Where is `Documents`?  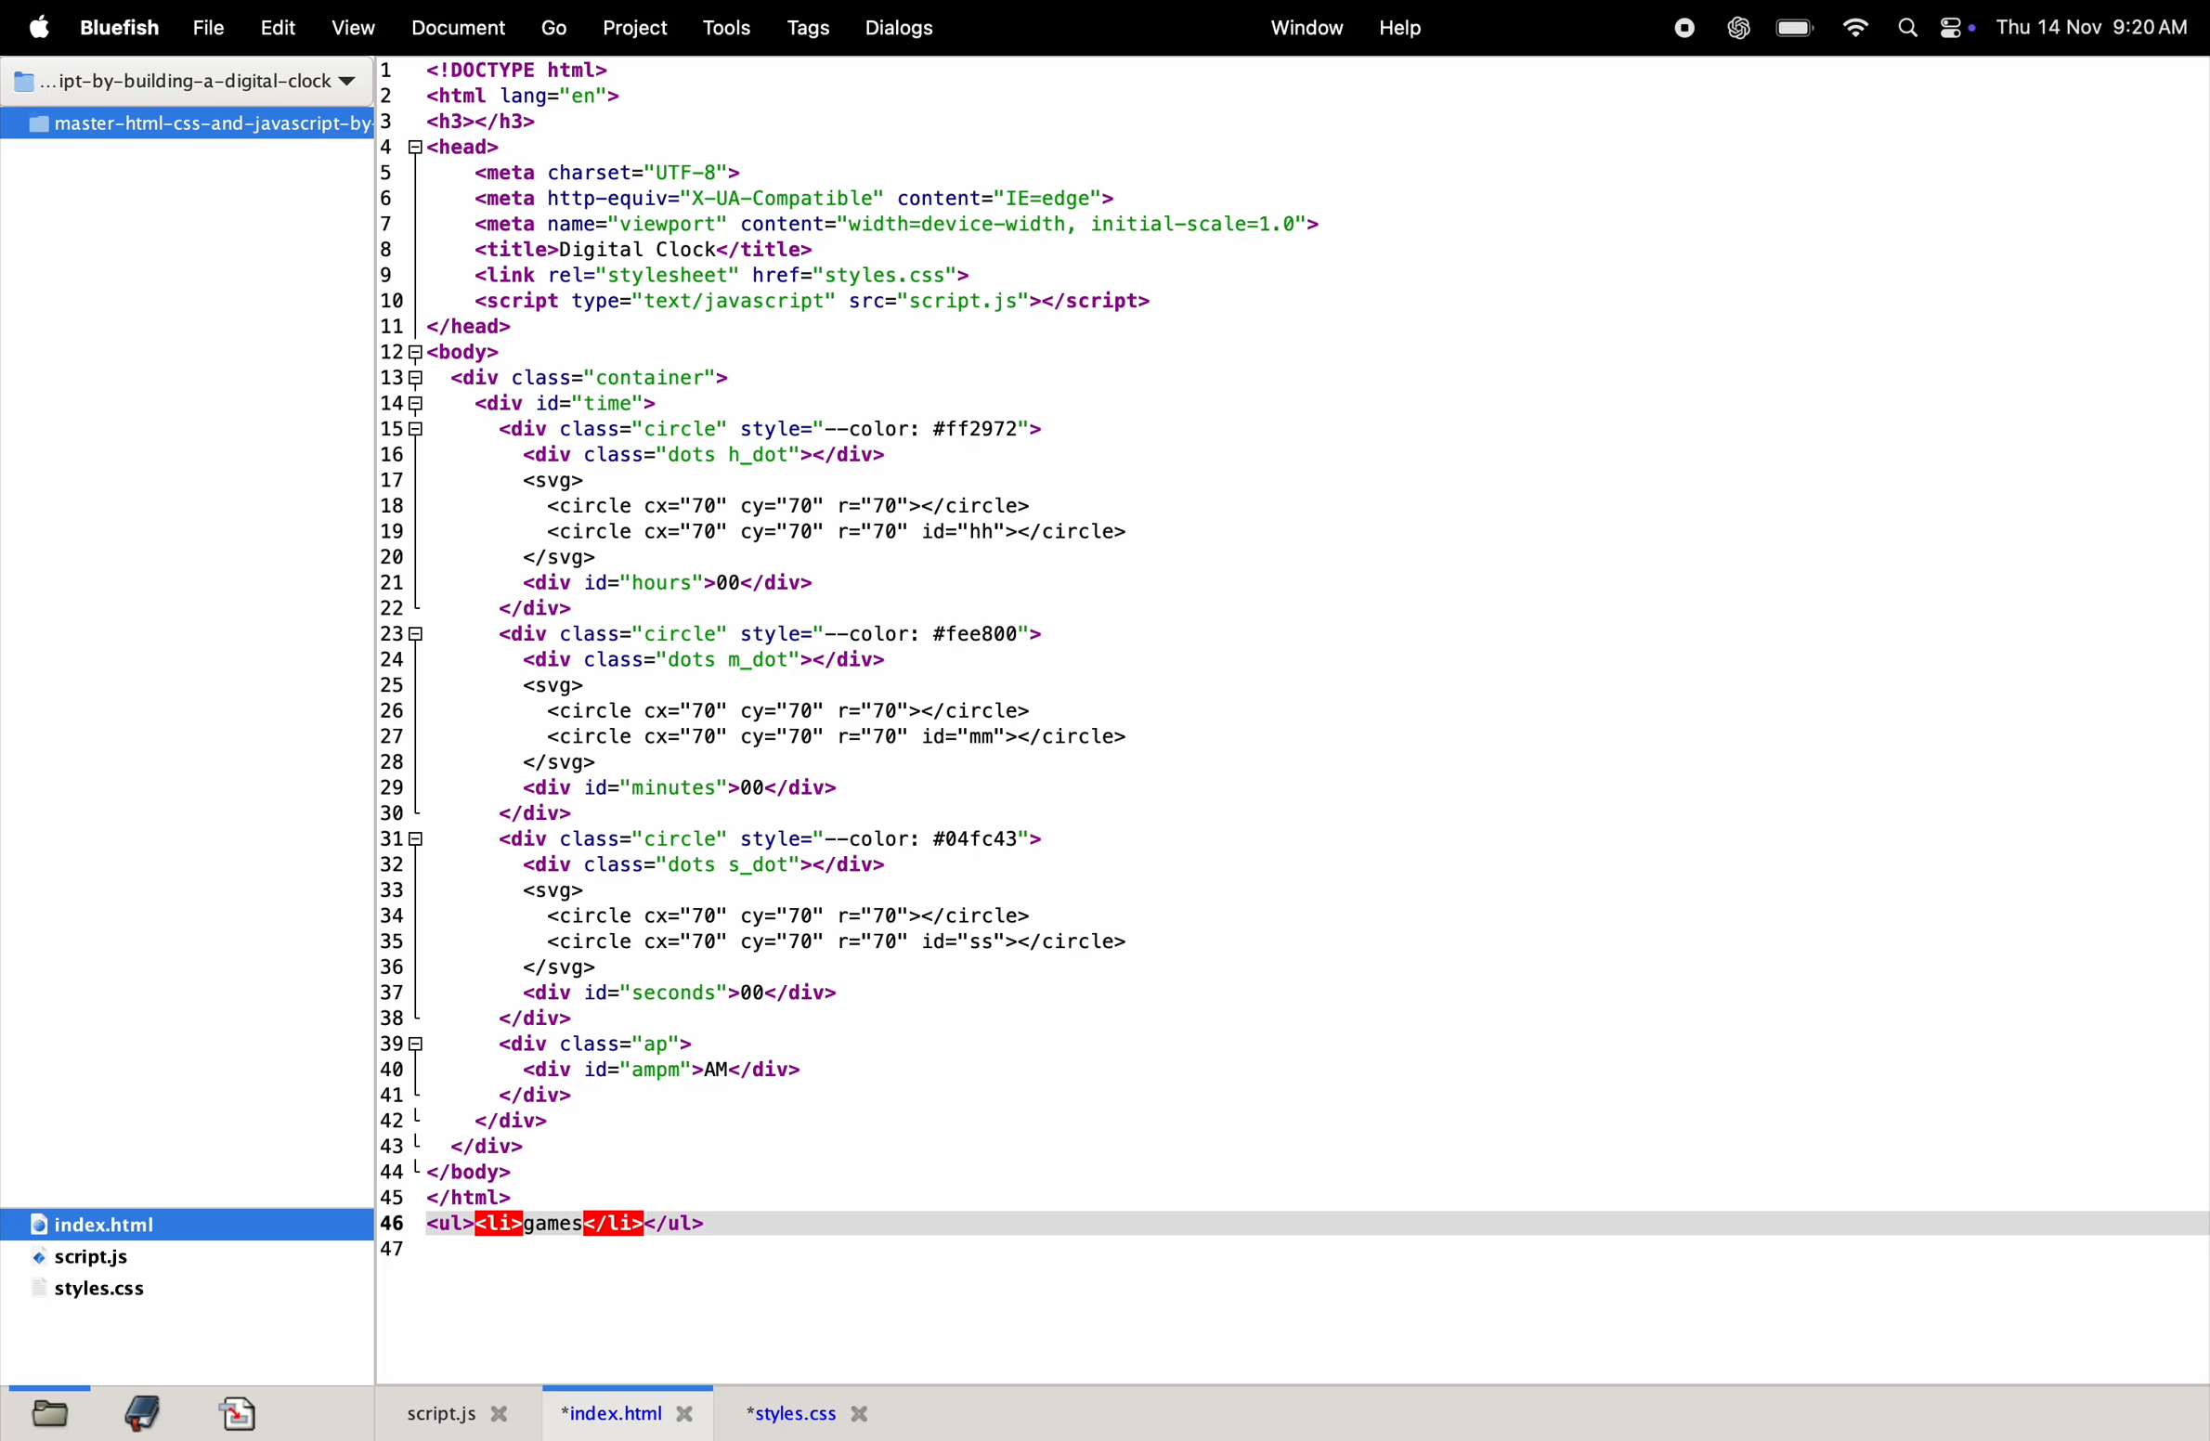 Documents is located at coordinates (461, 29).